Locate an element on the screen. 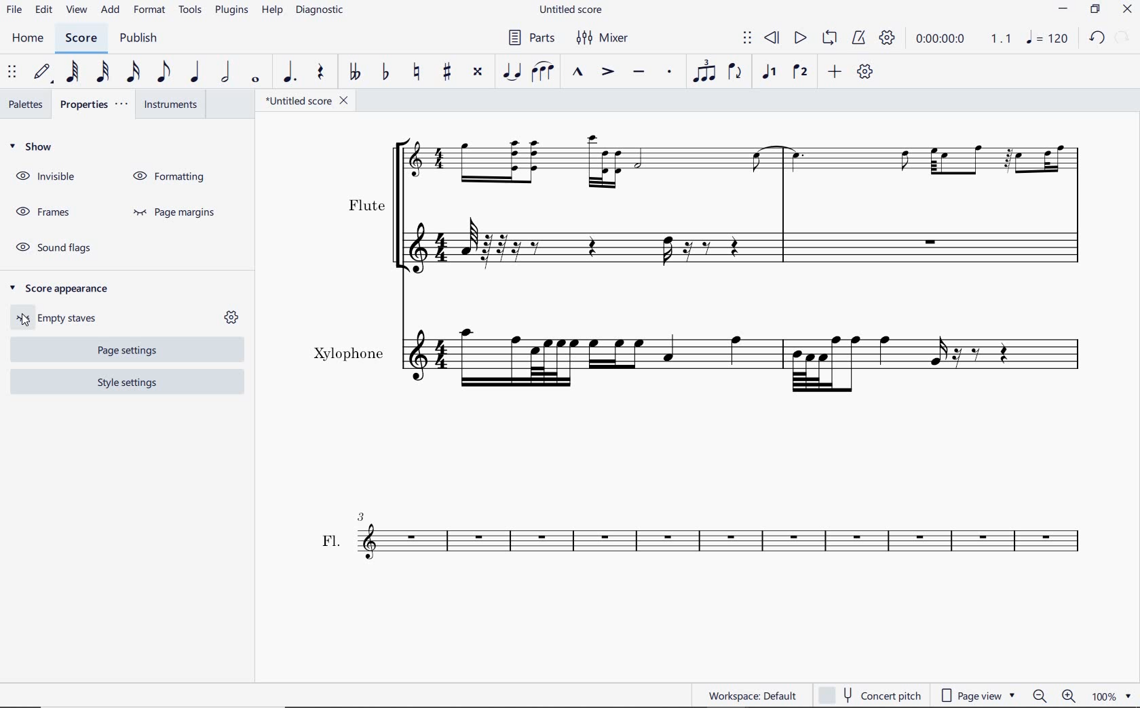 Image resolution: width=1140 pixels, height=708 pixels. edit is located at coordinates (43, 11).